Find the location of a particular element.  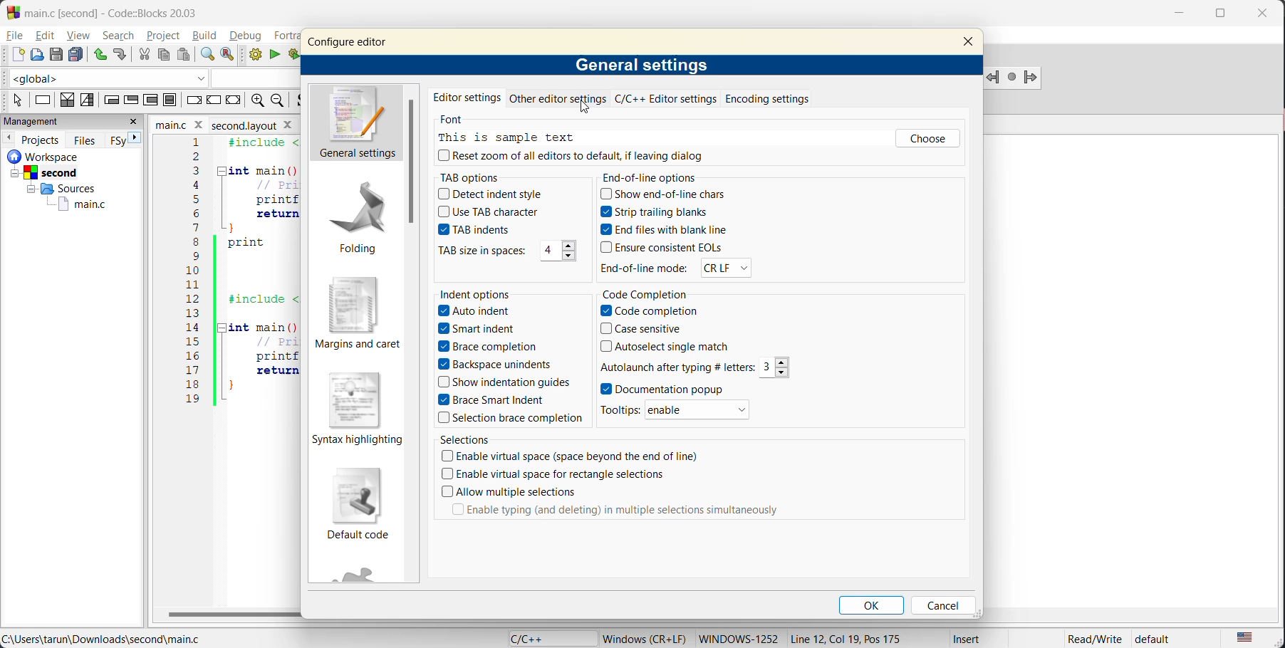

editor settings is located at coordinates (467, 99).